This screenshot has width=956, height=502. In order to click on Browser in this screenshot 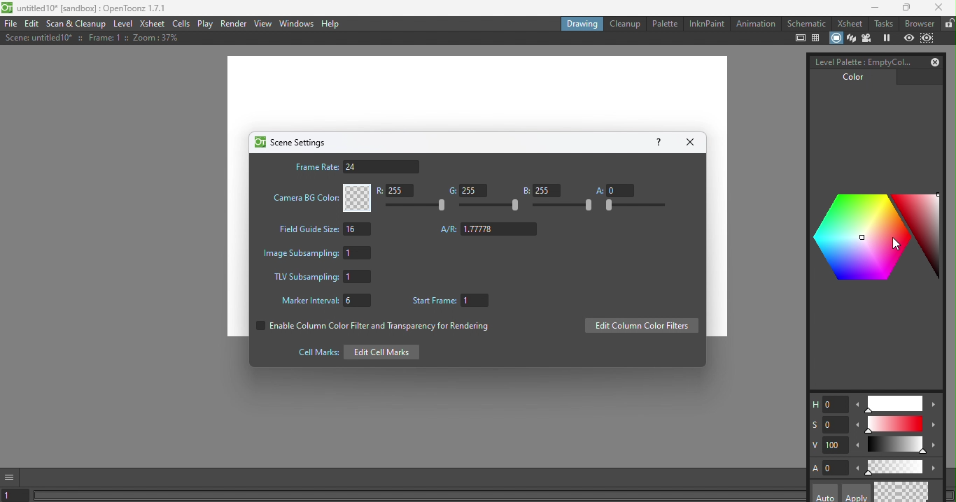, I will do `click(918, 23)`.